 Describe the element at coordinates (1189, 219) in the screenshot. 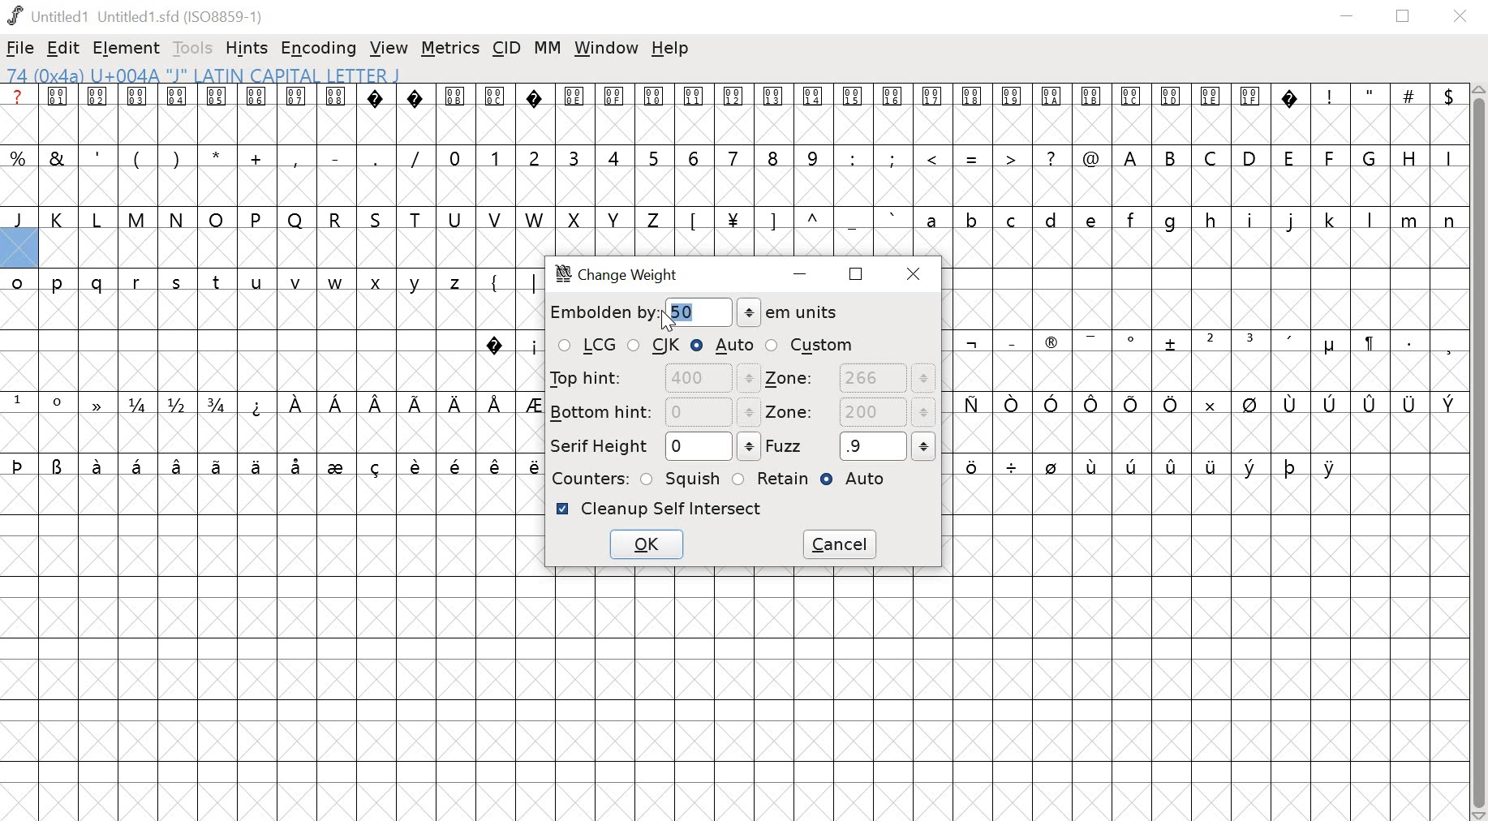

I see `lower case letter` at that location.